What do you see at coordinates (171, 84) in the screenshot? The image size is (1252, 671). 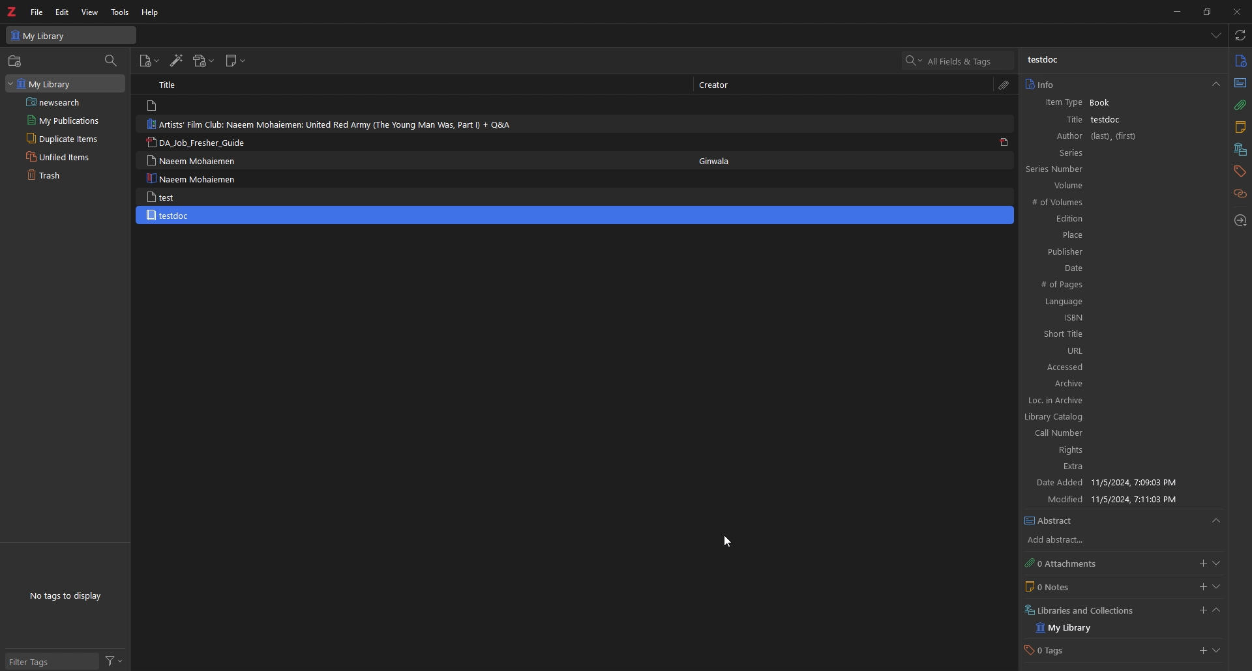 I see `Title` at bounding box center [171, 84].